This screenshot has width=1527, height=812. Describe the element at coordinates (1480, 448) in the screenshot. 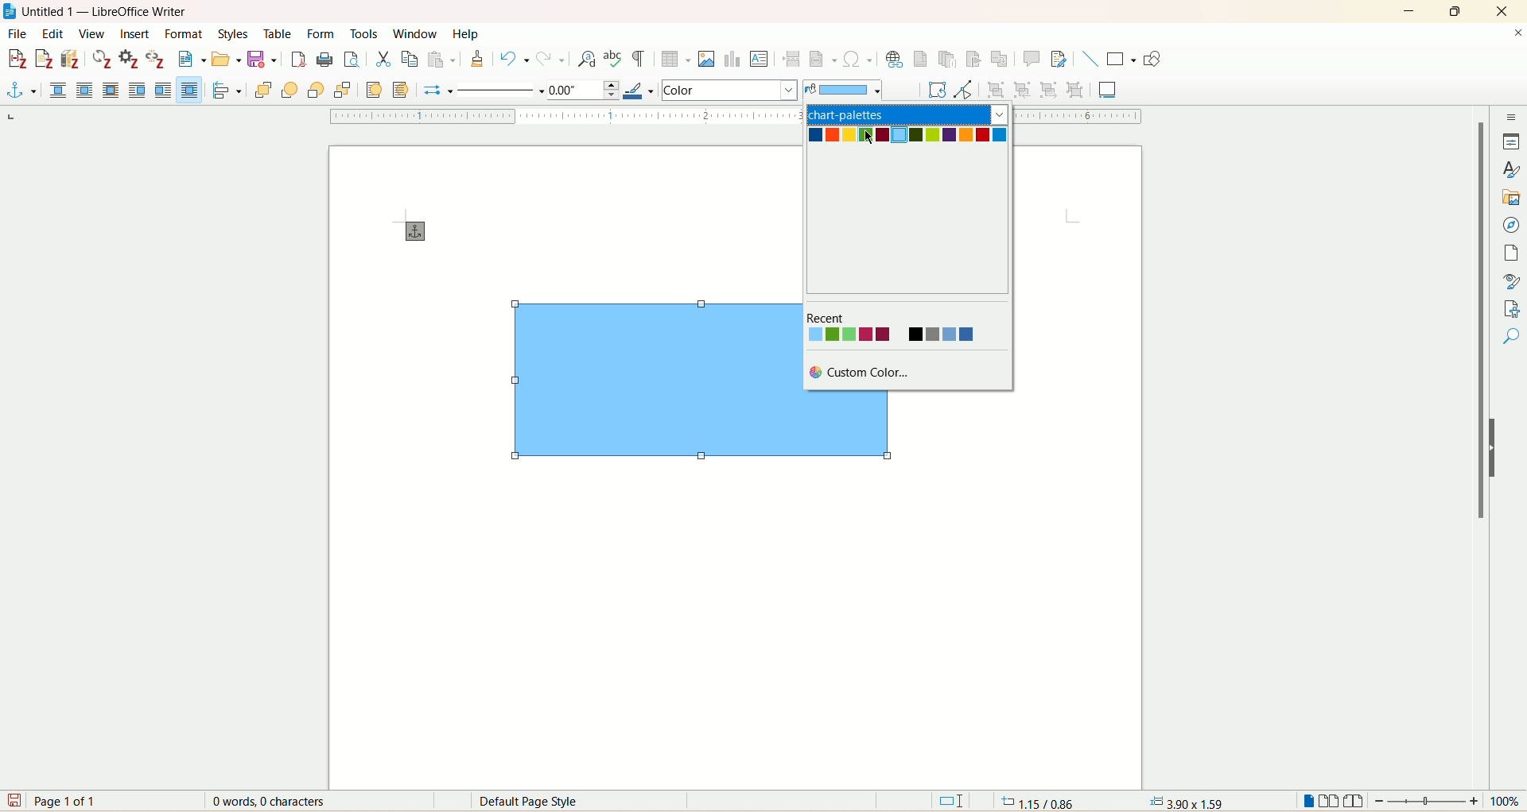

I see `vertical scroll bar` at that location.